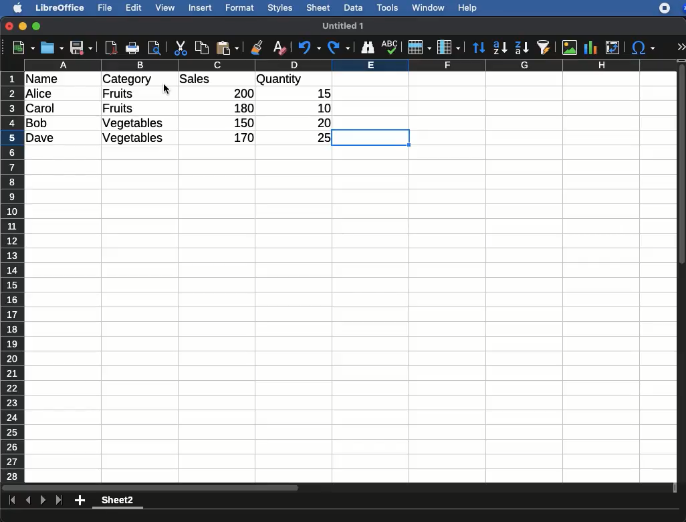 This screenshot has height=522, width=686. I want to click on cell selection, so click(372, 139).